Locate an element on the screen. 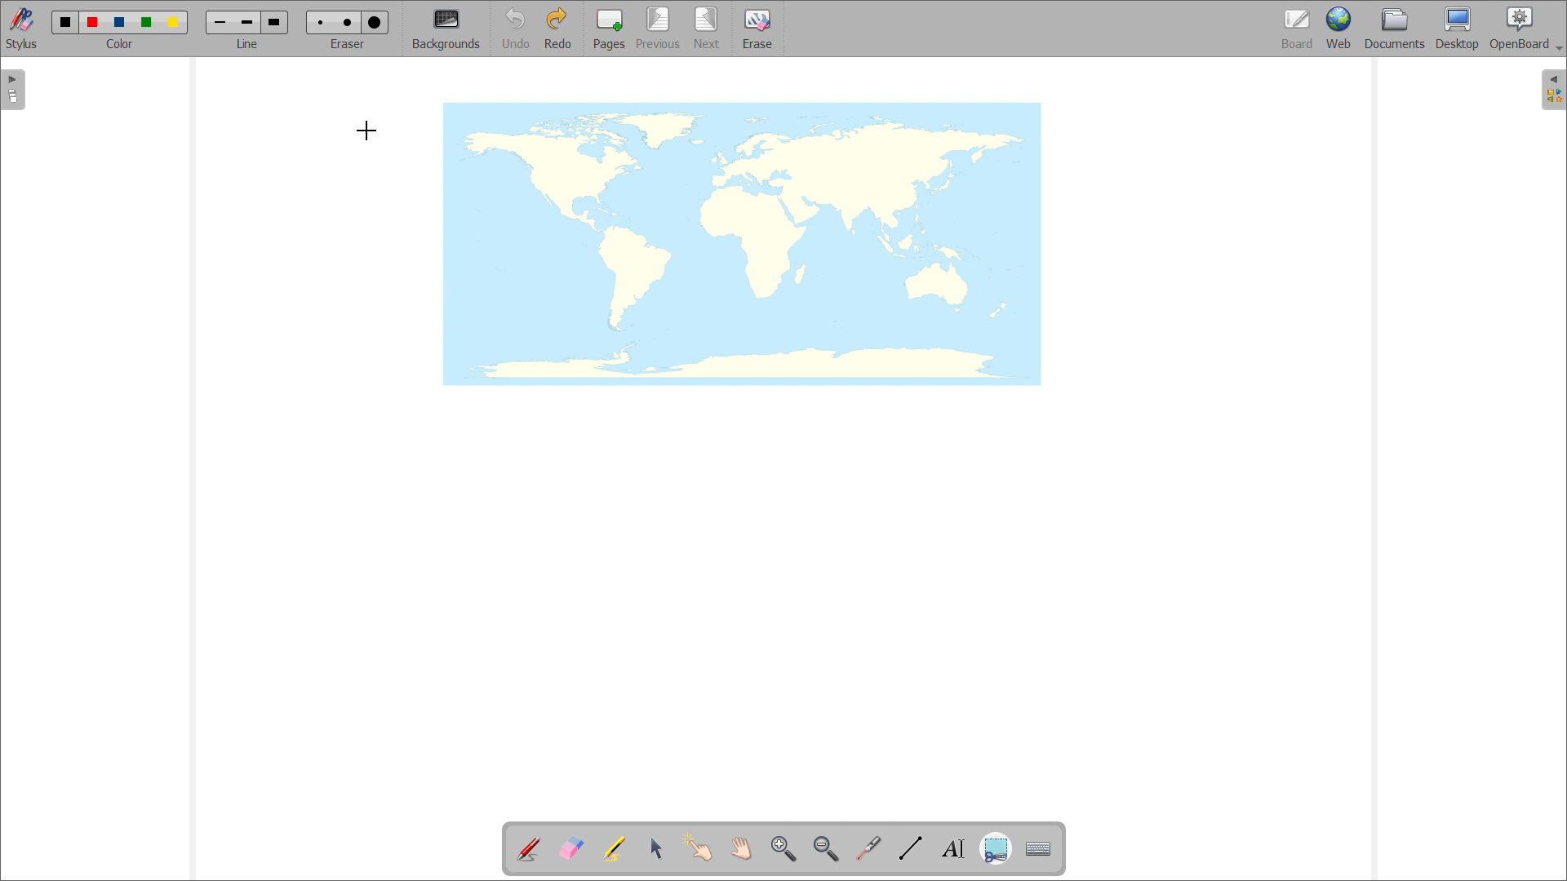 This screenshot has height=881, width=1567. open pages view is located at coordinates (13, 90).